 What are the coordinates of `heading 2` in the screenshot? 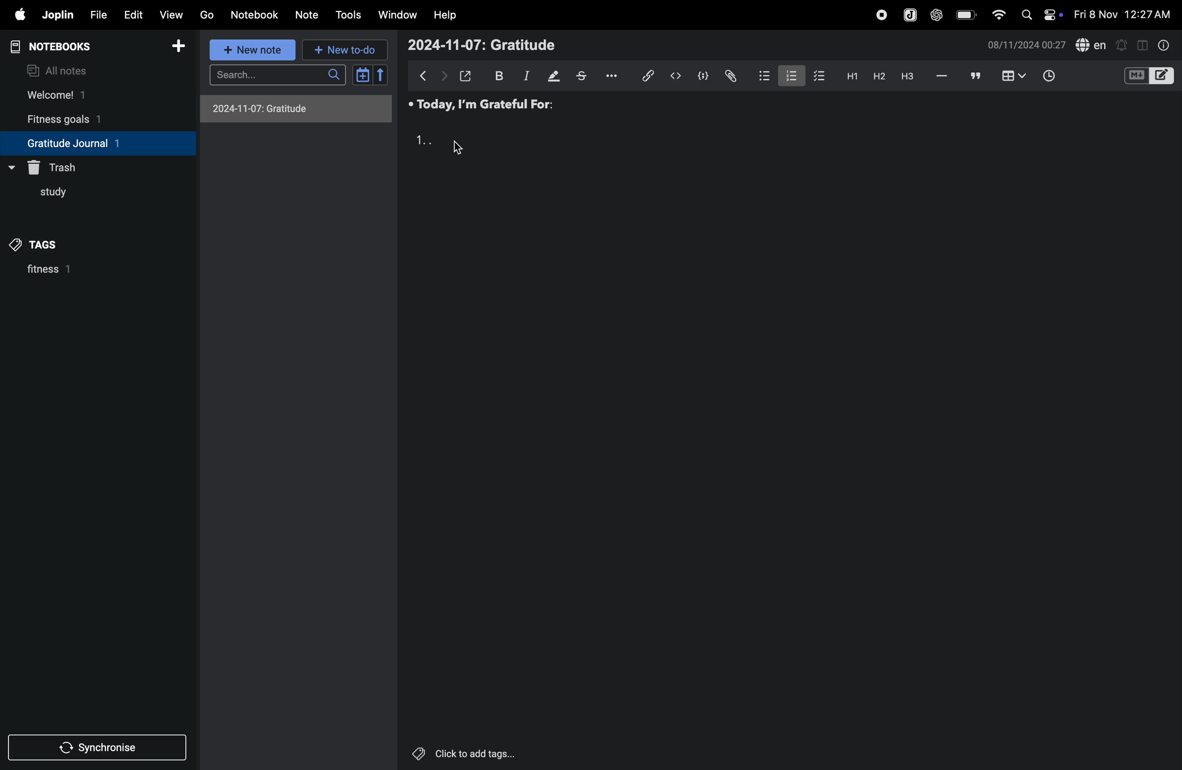 It's located at (877, 76).